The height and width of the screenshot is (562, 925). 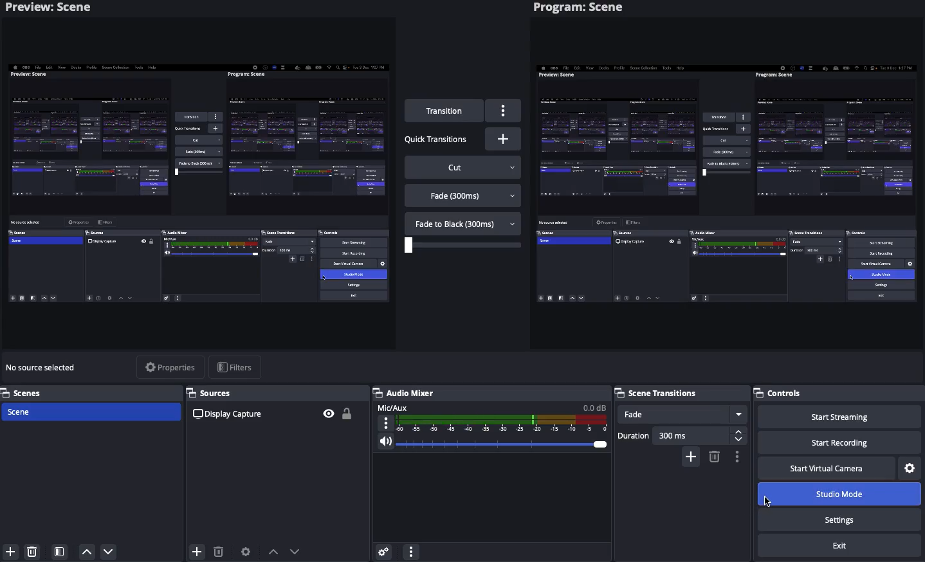 I want to click on Start recording, so click(x=838, y=442).